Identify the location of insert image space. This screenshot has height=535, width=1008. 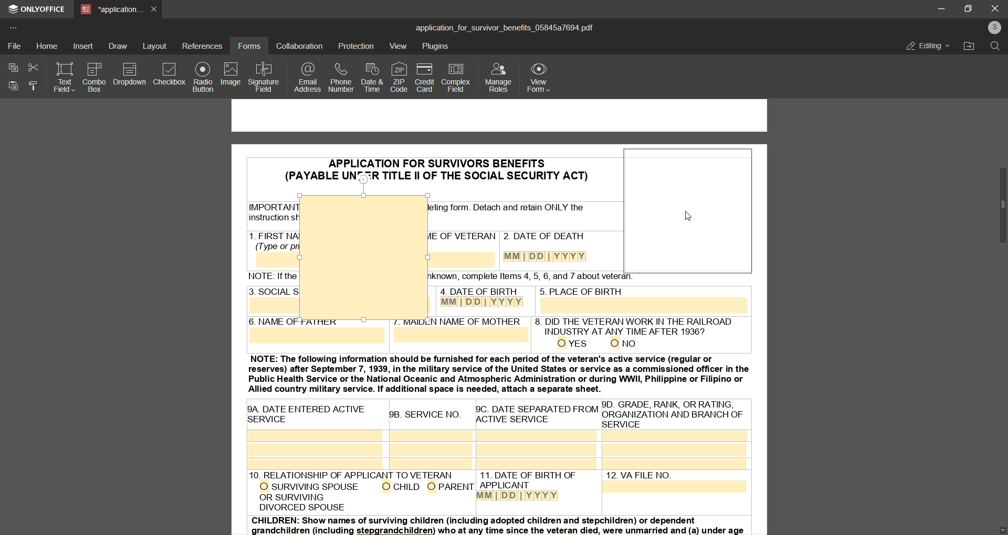
(362, 256).